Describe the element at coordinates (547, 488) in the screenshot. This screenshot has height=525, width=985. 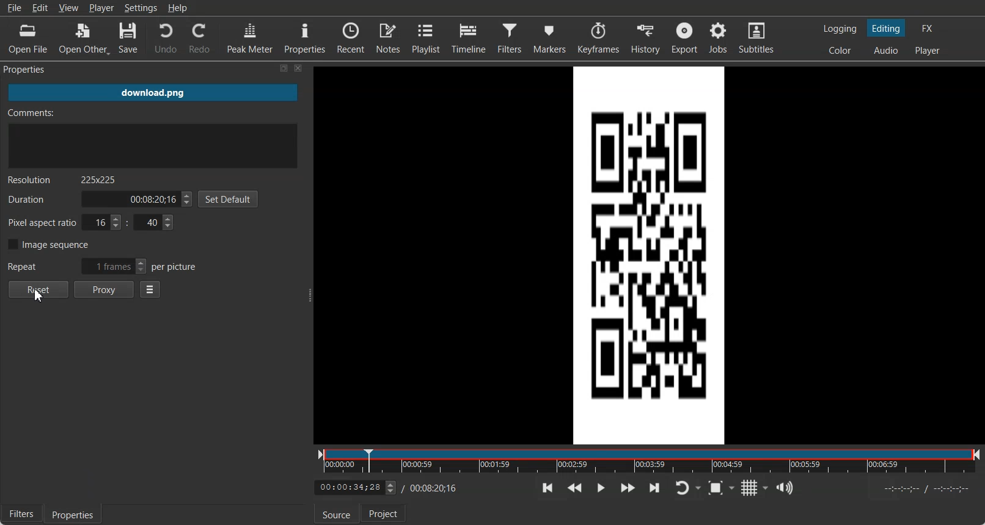
I see `Skip to the previous point` at that location.